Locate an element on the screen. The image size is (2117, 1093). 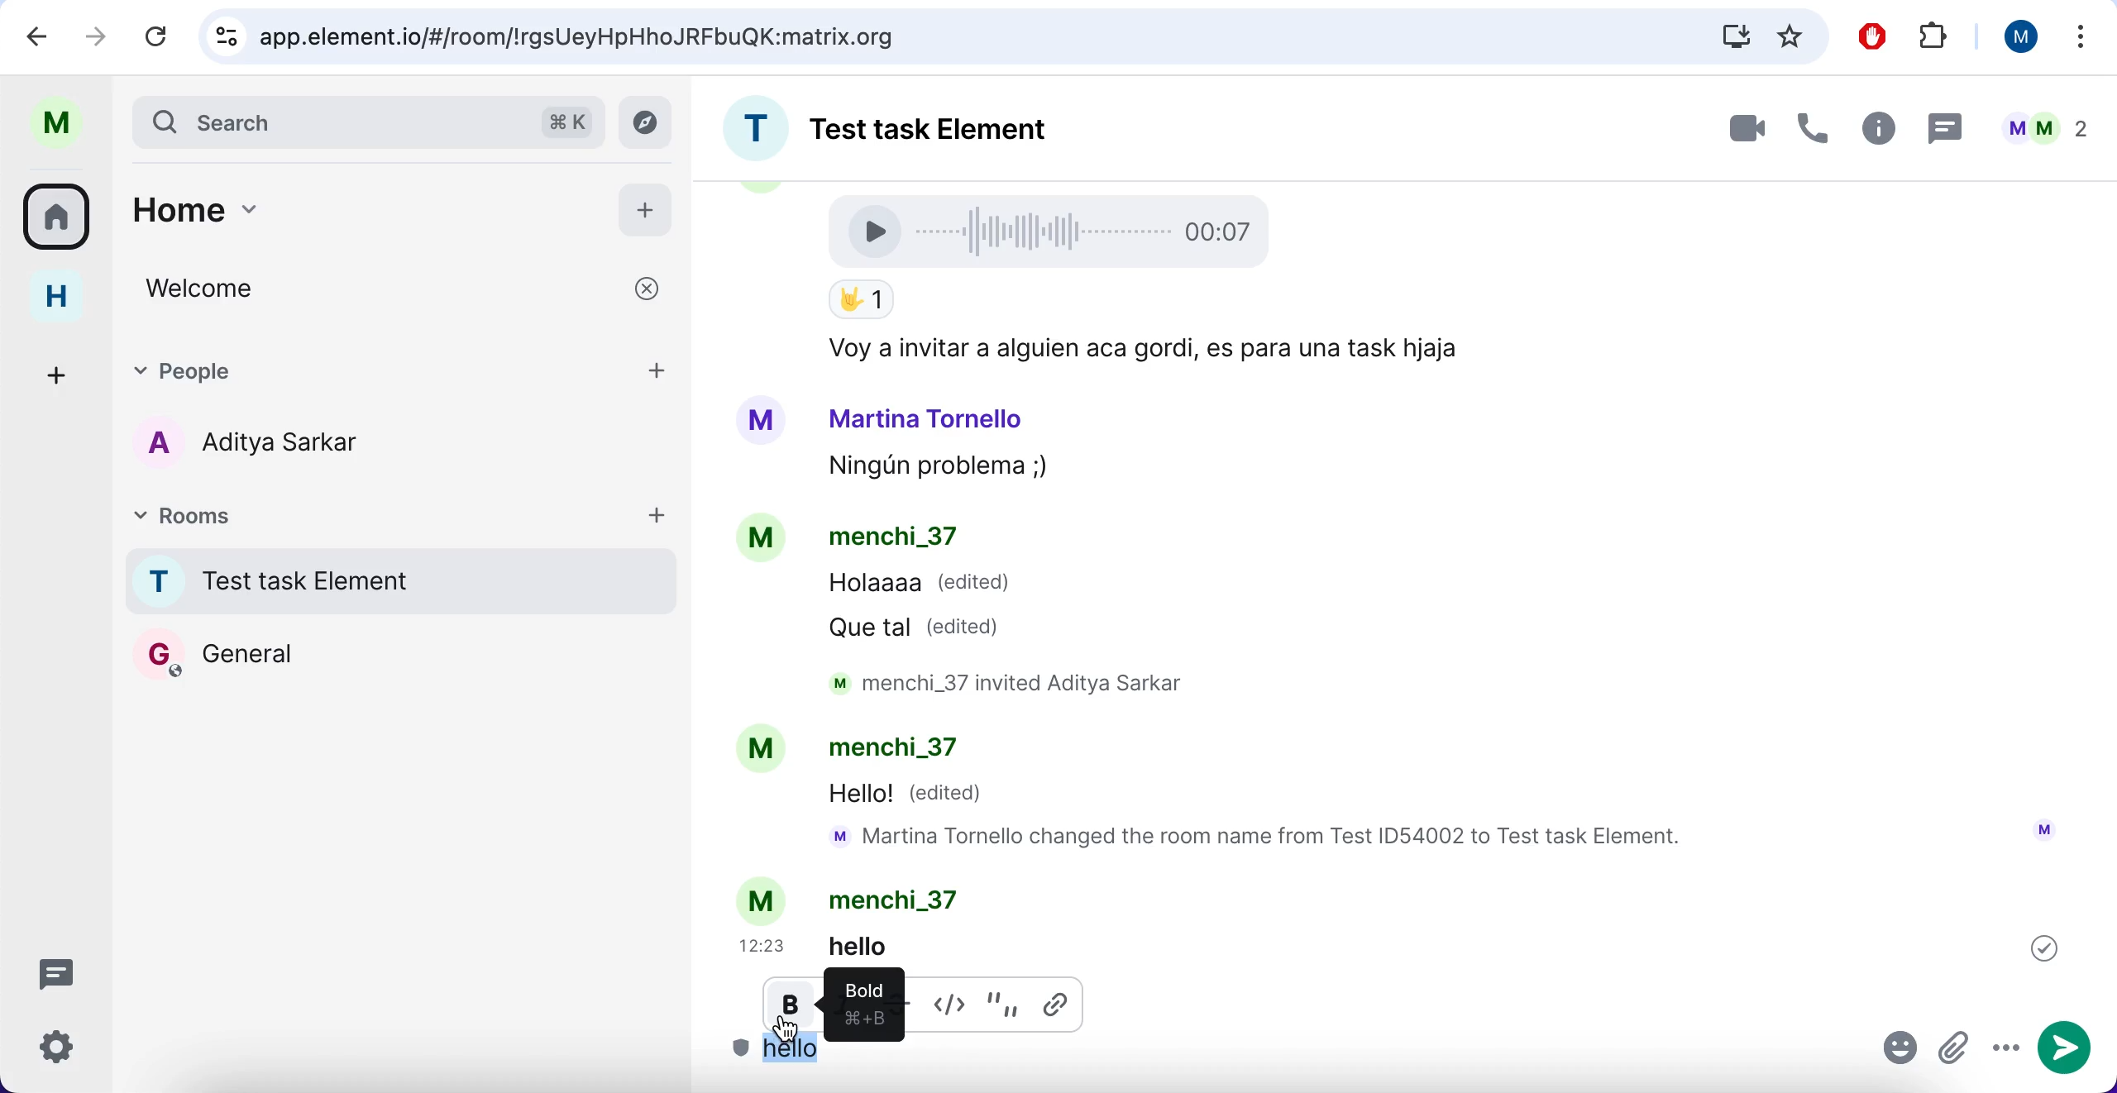
Martina Tornello is located at coordinates (927, 418).